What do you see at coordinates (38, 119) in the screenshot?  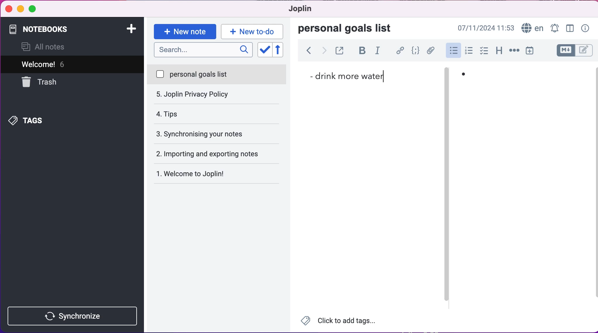 I see `tags` at bounding box center [38, 119].